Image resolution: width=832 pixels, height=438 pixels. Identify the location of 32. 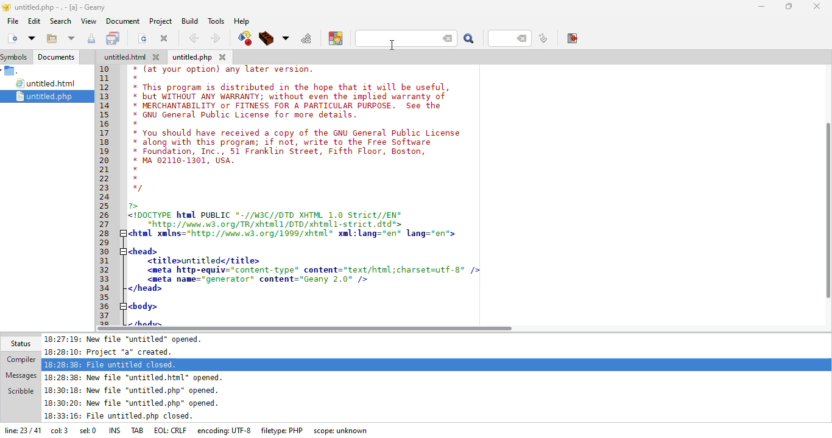
(106, 269).